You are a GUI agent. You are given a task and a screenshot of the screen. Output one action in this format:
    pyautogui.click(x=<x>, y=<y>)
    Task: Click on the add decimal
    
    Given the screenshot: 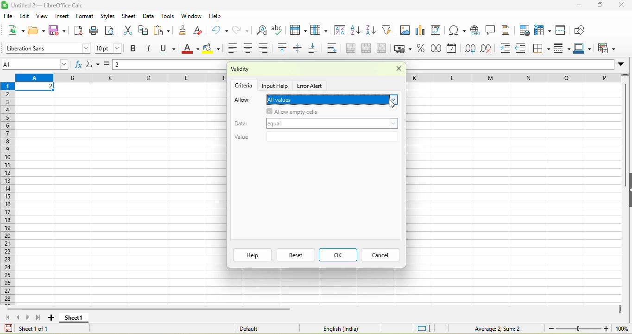 What is the action you would take?
    pyautogui.click(x=470, y=49)
    